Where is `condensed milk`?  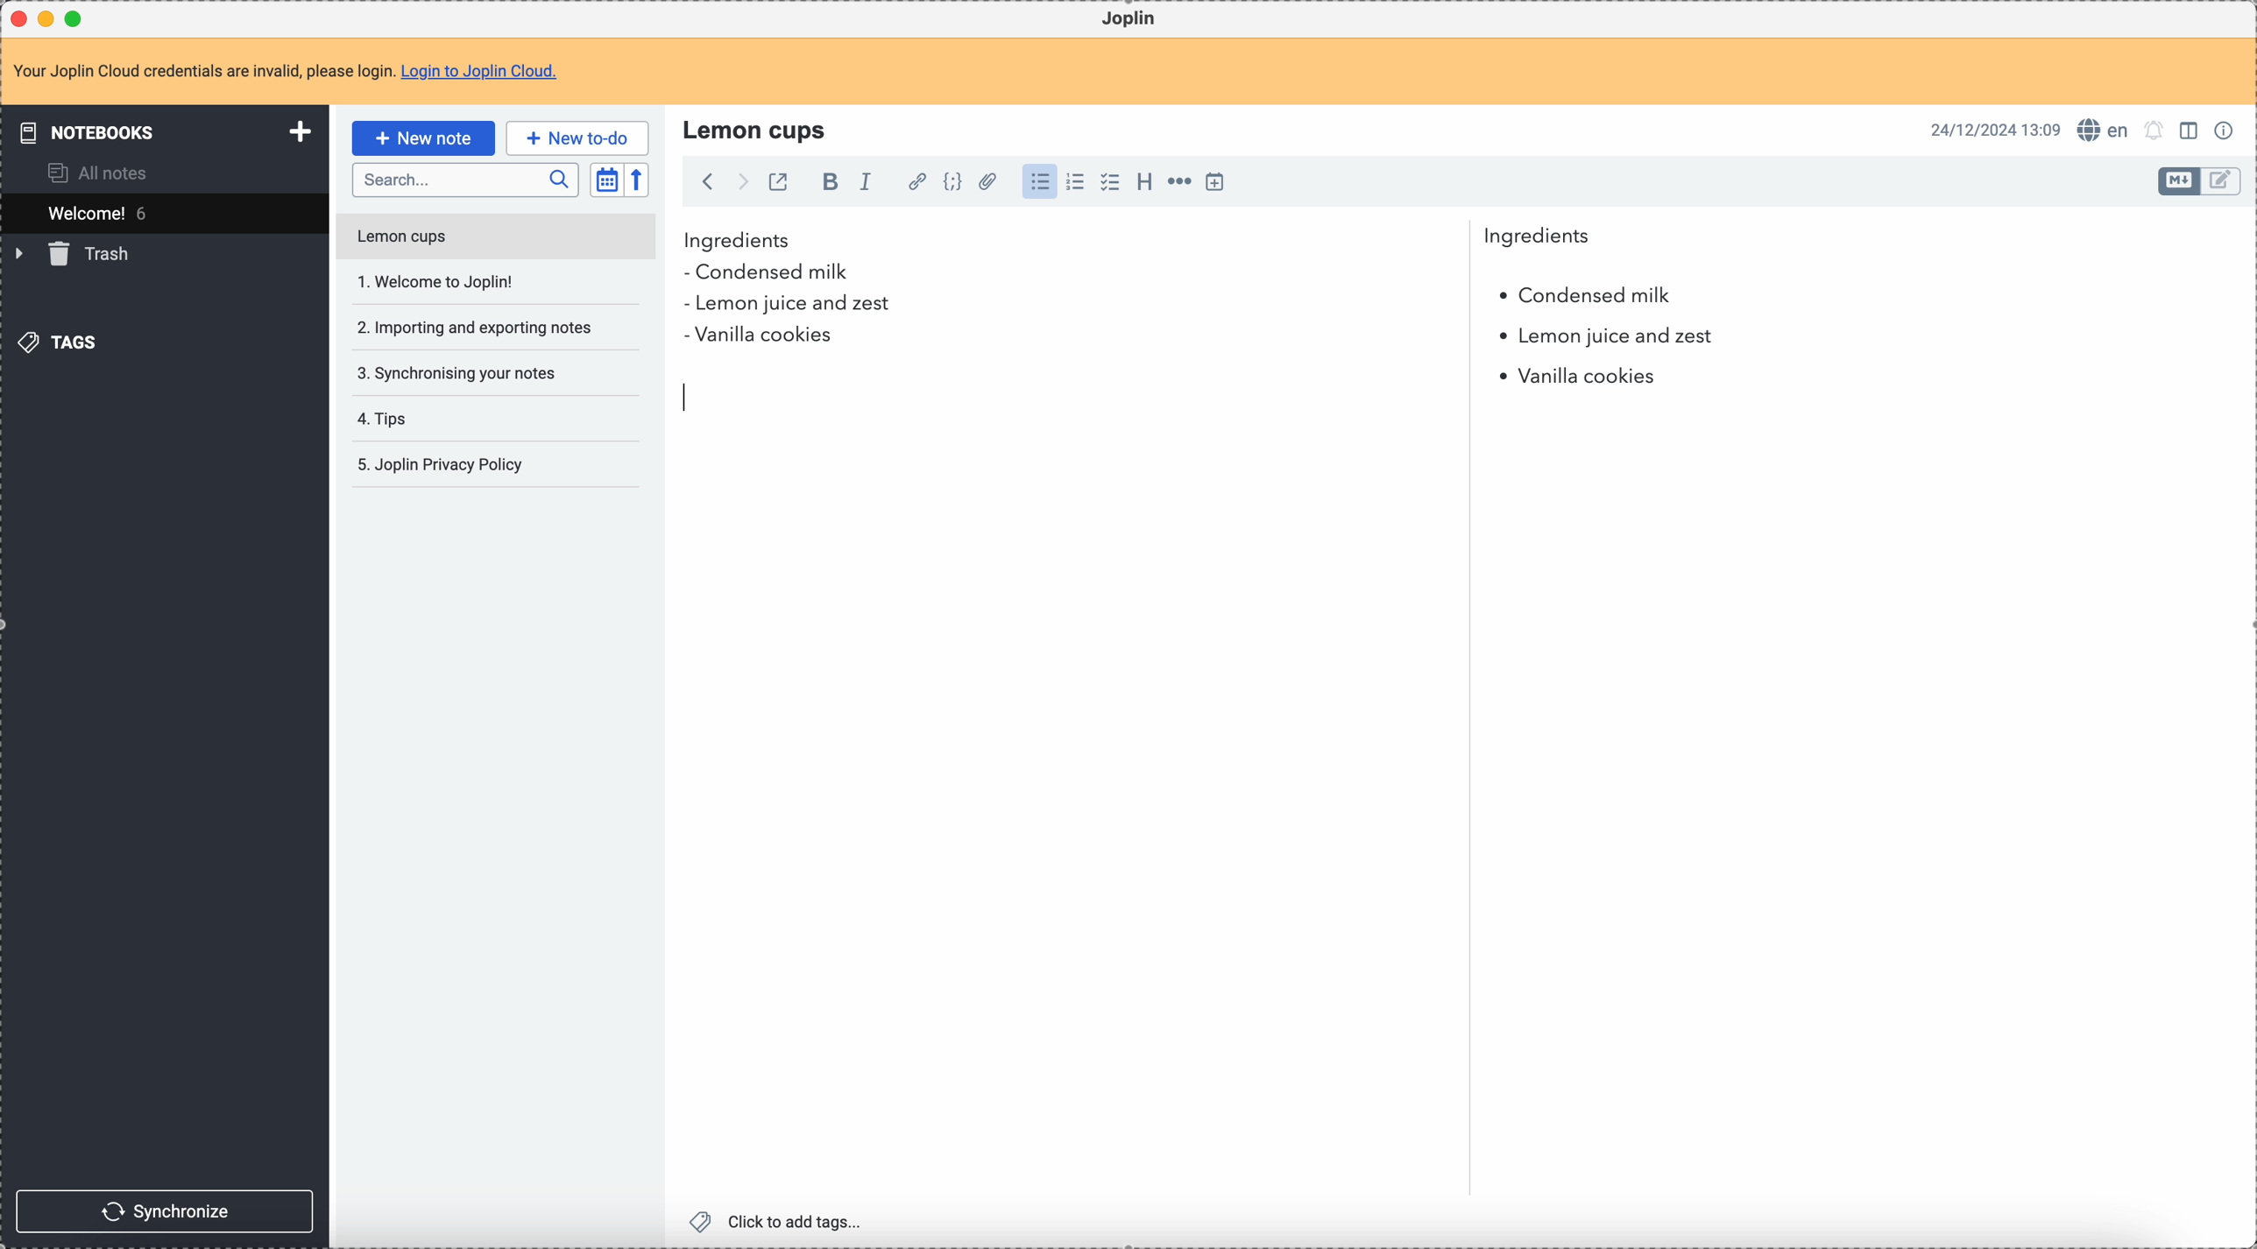 condensed milk is located at coordinates (773, 273).